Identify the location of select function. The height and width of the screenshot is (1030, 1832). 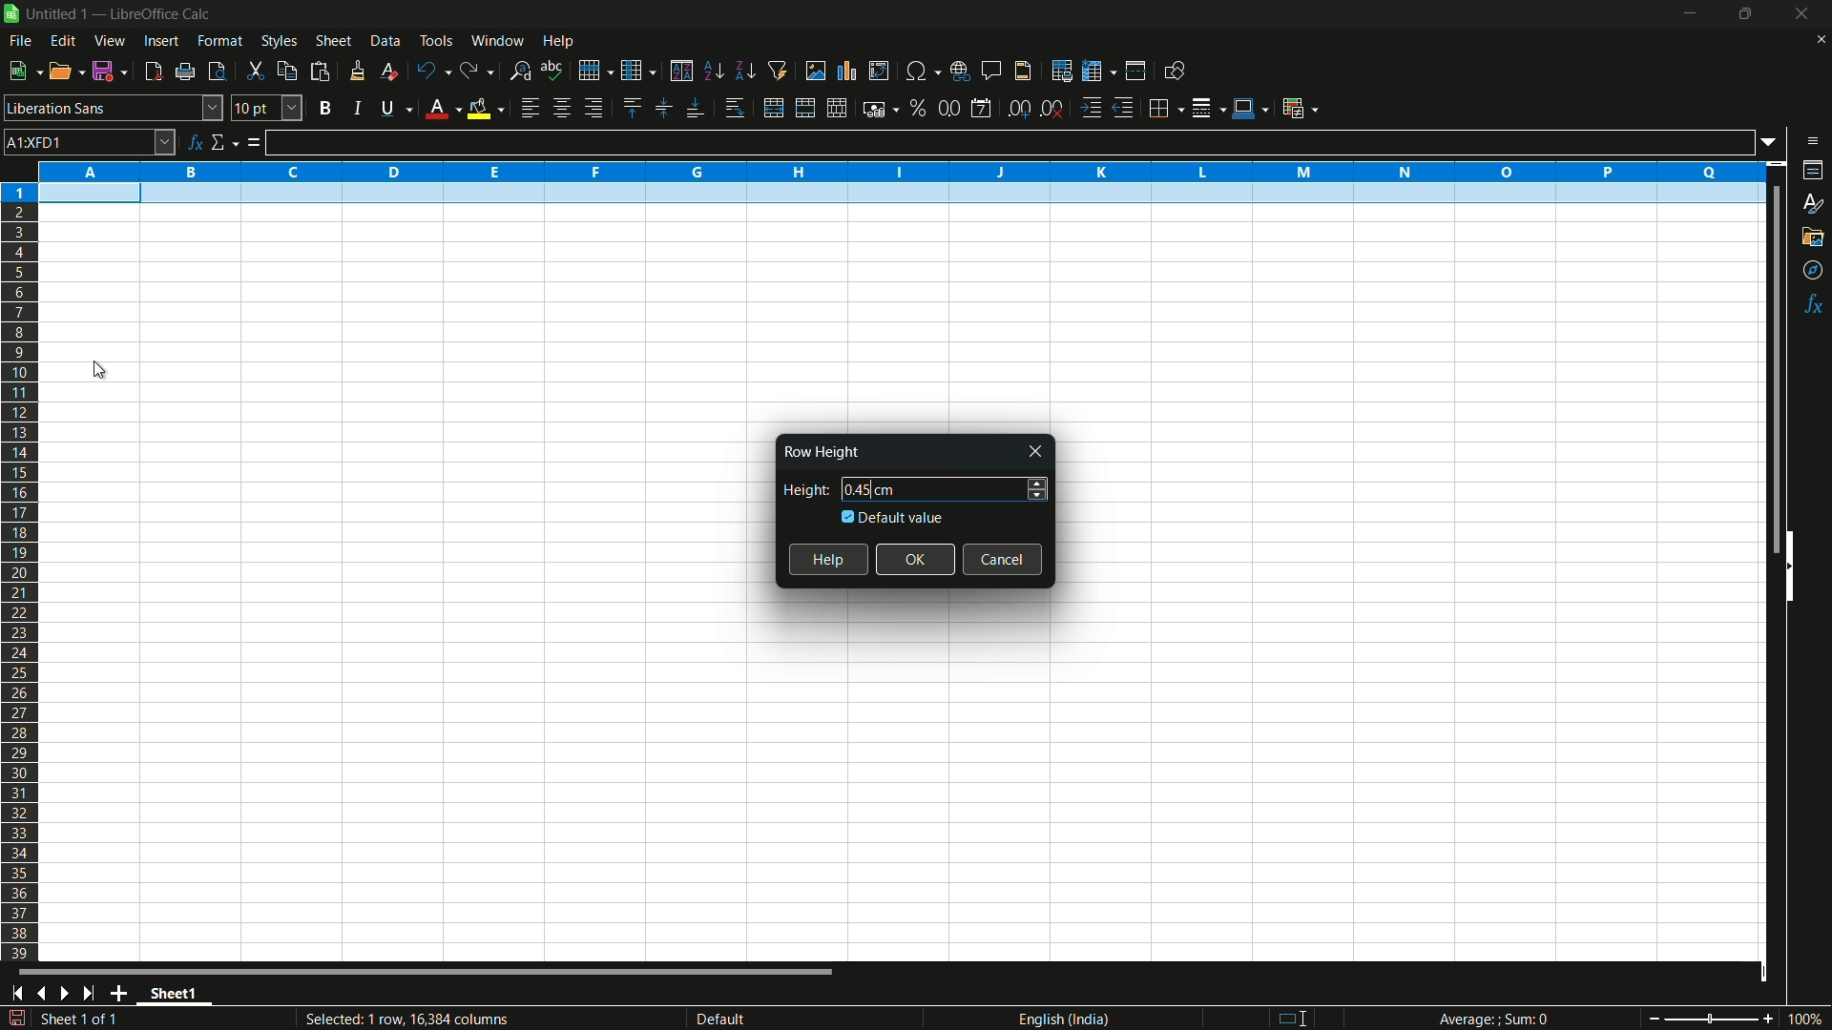
(224, 143).